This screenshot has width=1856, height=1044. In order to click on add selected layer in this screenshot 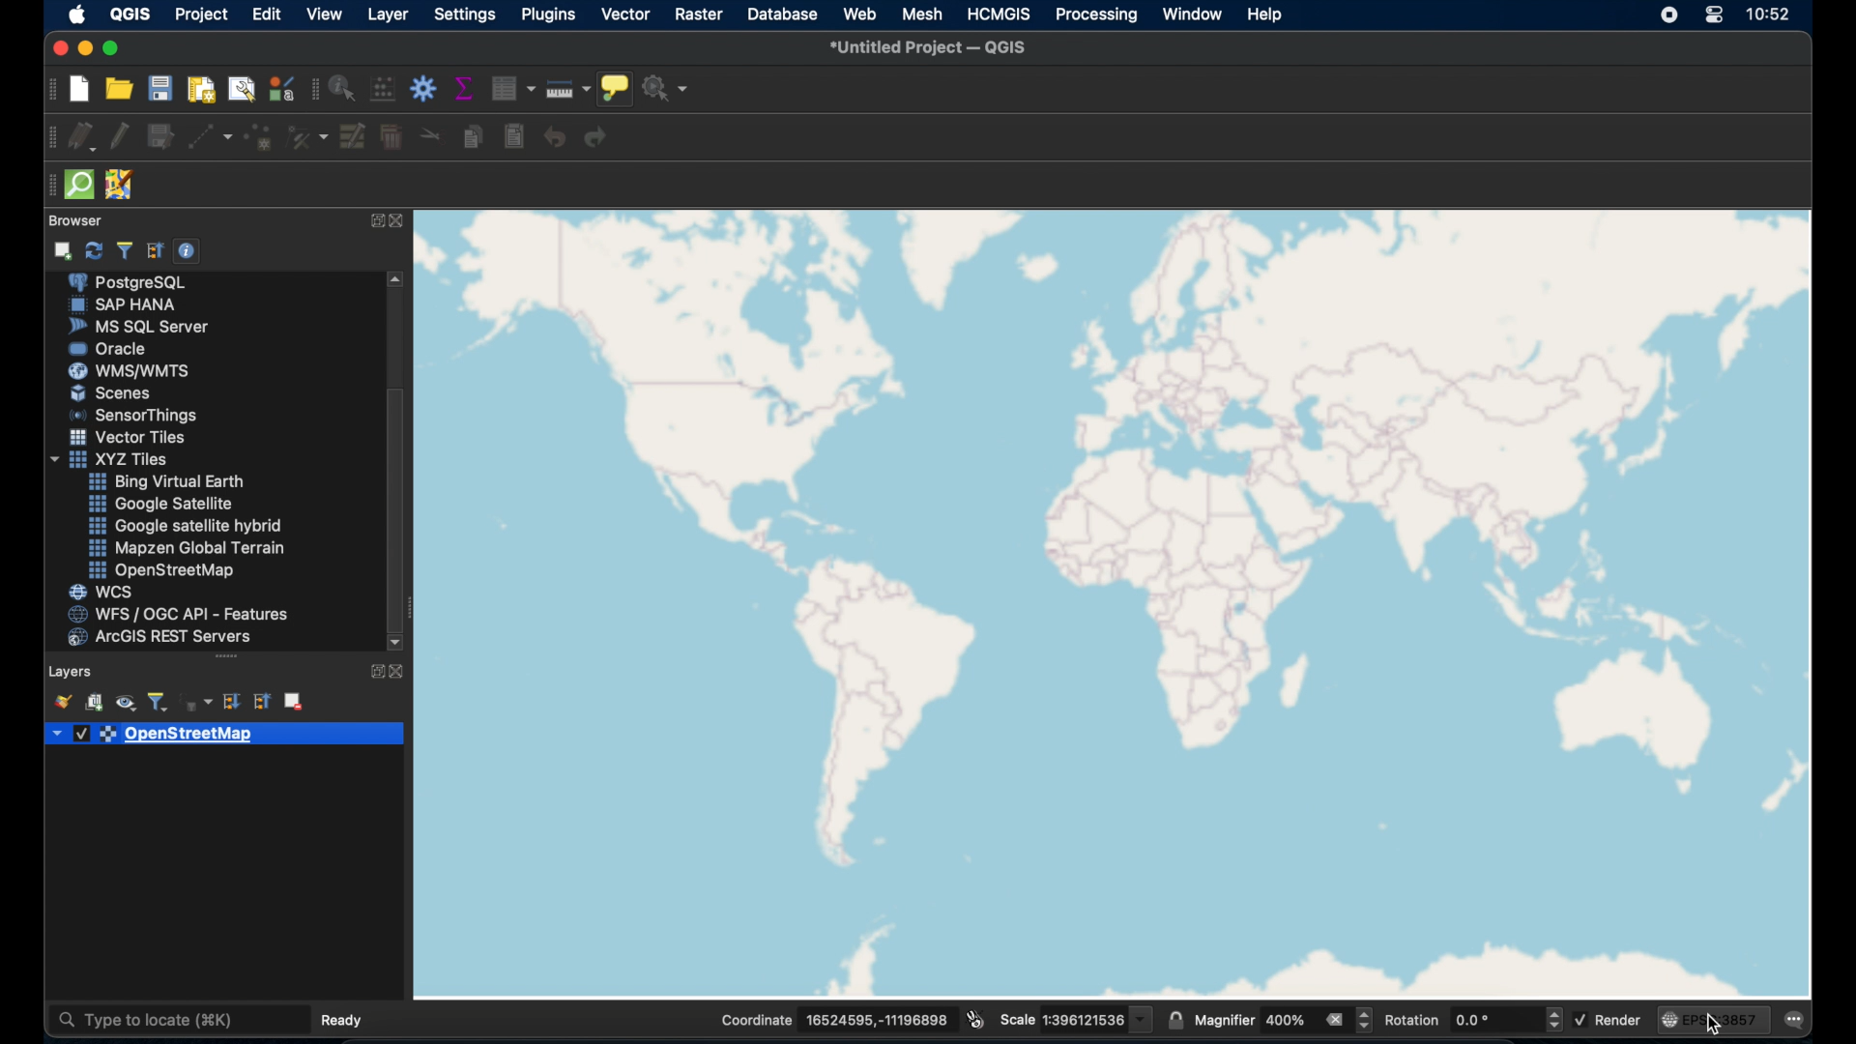, I will do `click(62, 253)`.